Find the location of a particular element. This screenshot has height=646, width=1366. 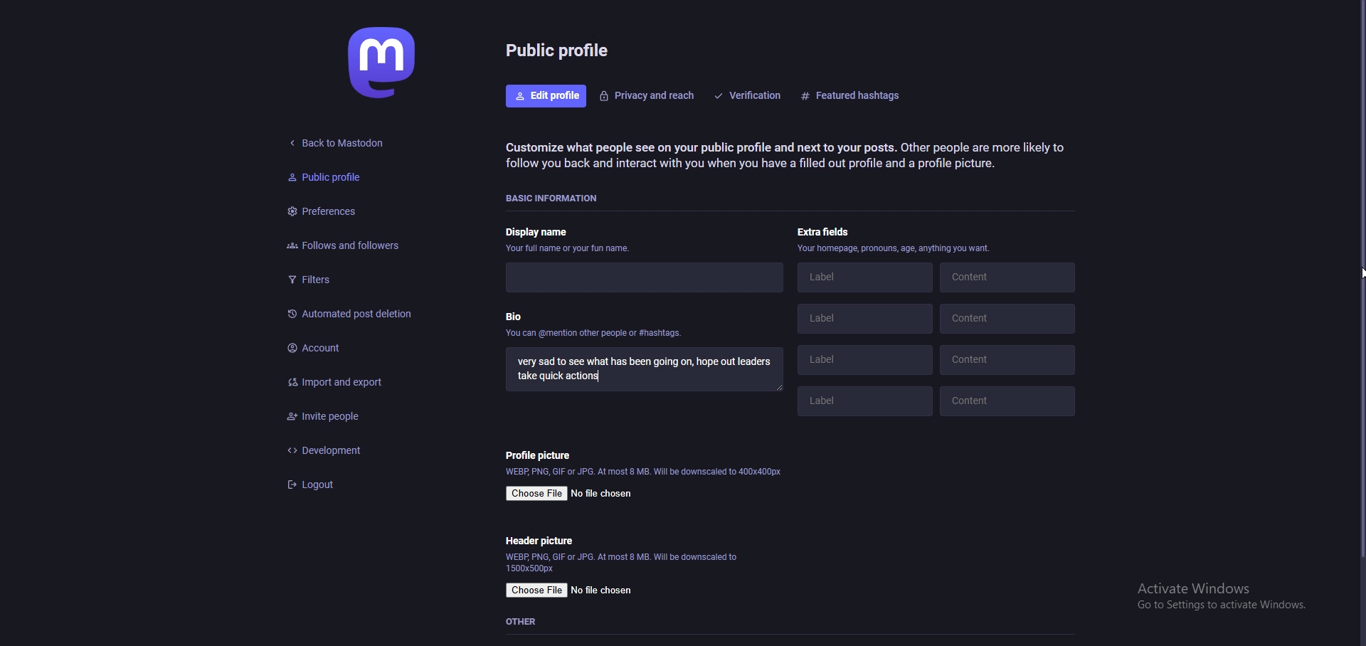

content is located at coordinates (1007, 319).